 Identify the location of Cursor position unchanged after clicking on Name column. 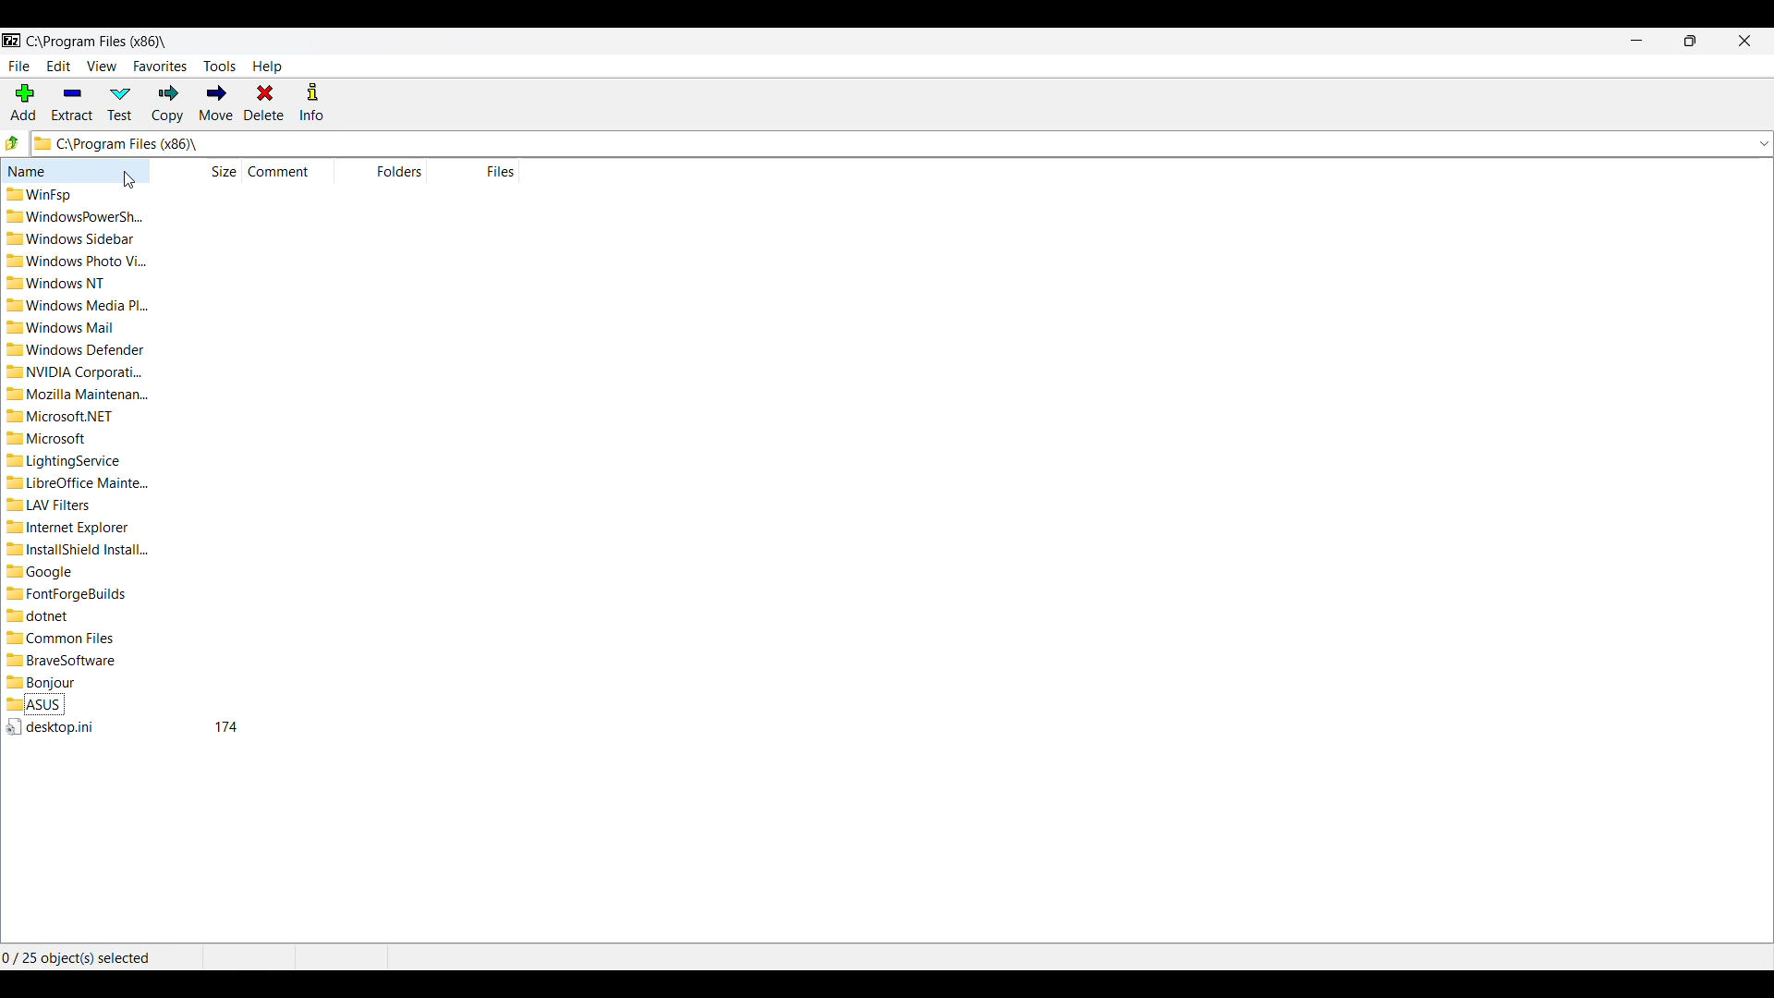
(129, 180).